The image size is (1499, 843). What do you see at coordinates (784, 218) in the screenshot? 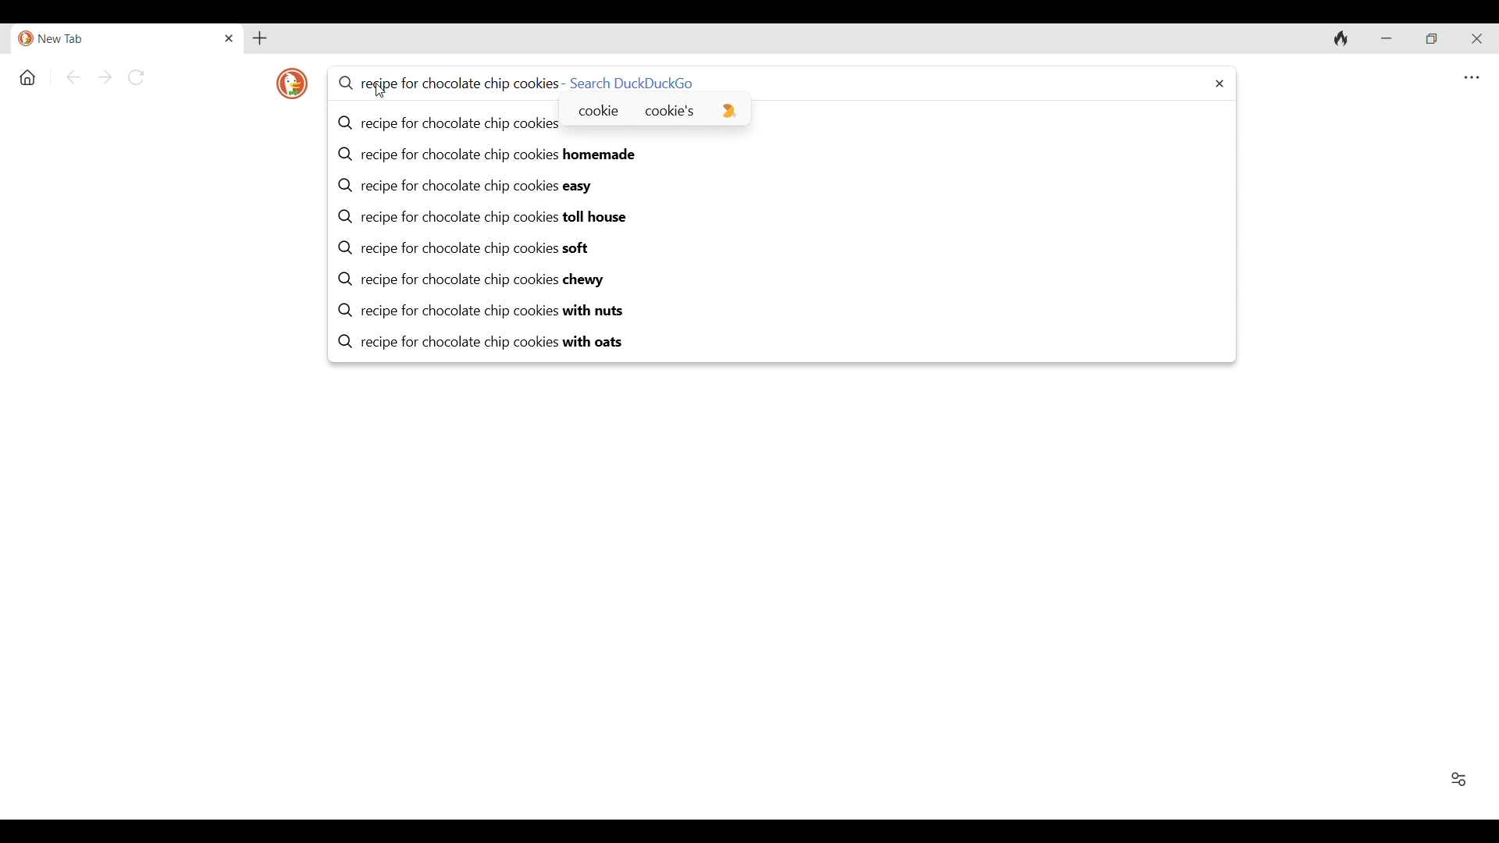
I see `Q recipe for chocolate chip cookies toll house` at bounding box center [784, 218].